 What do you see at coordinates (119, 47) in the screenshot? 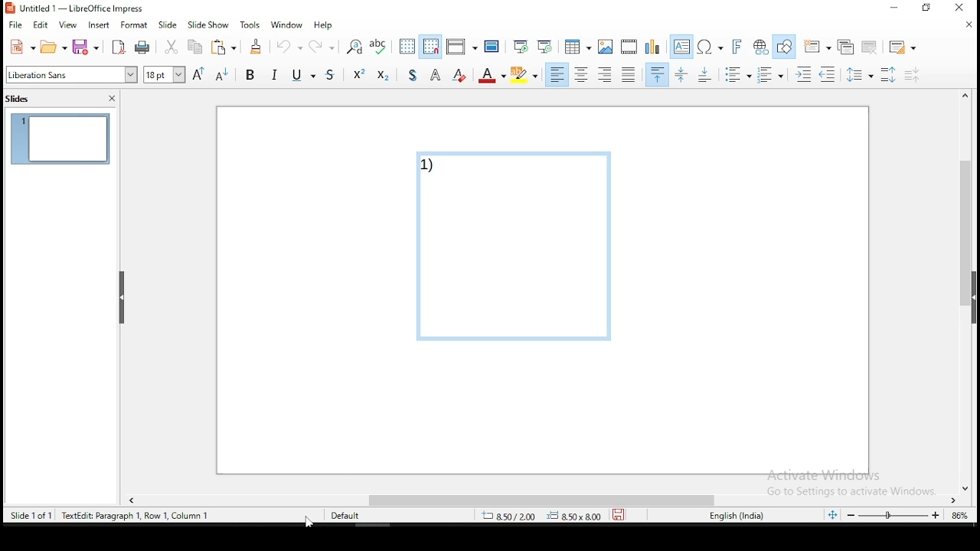
I see `export as pdf` at bounding box center [119, 47].